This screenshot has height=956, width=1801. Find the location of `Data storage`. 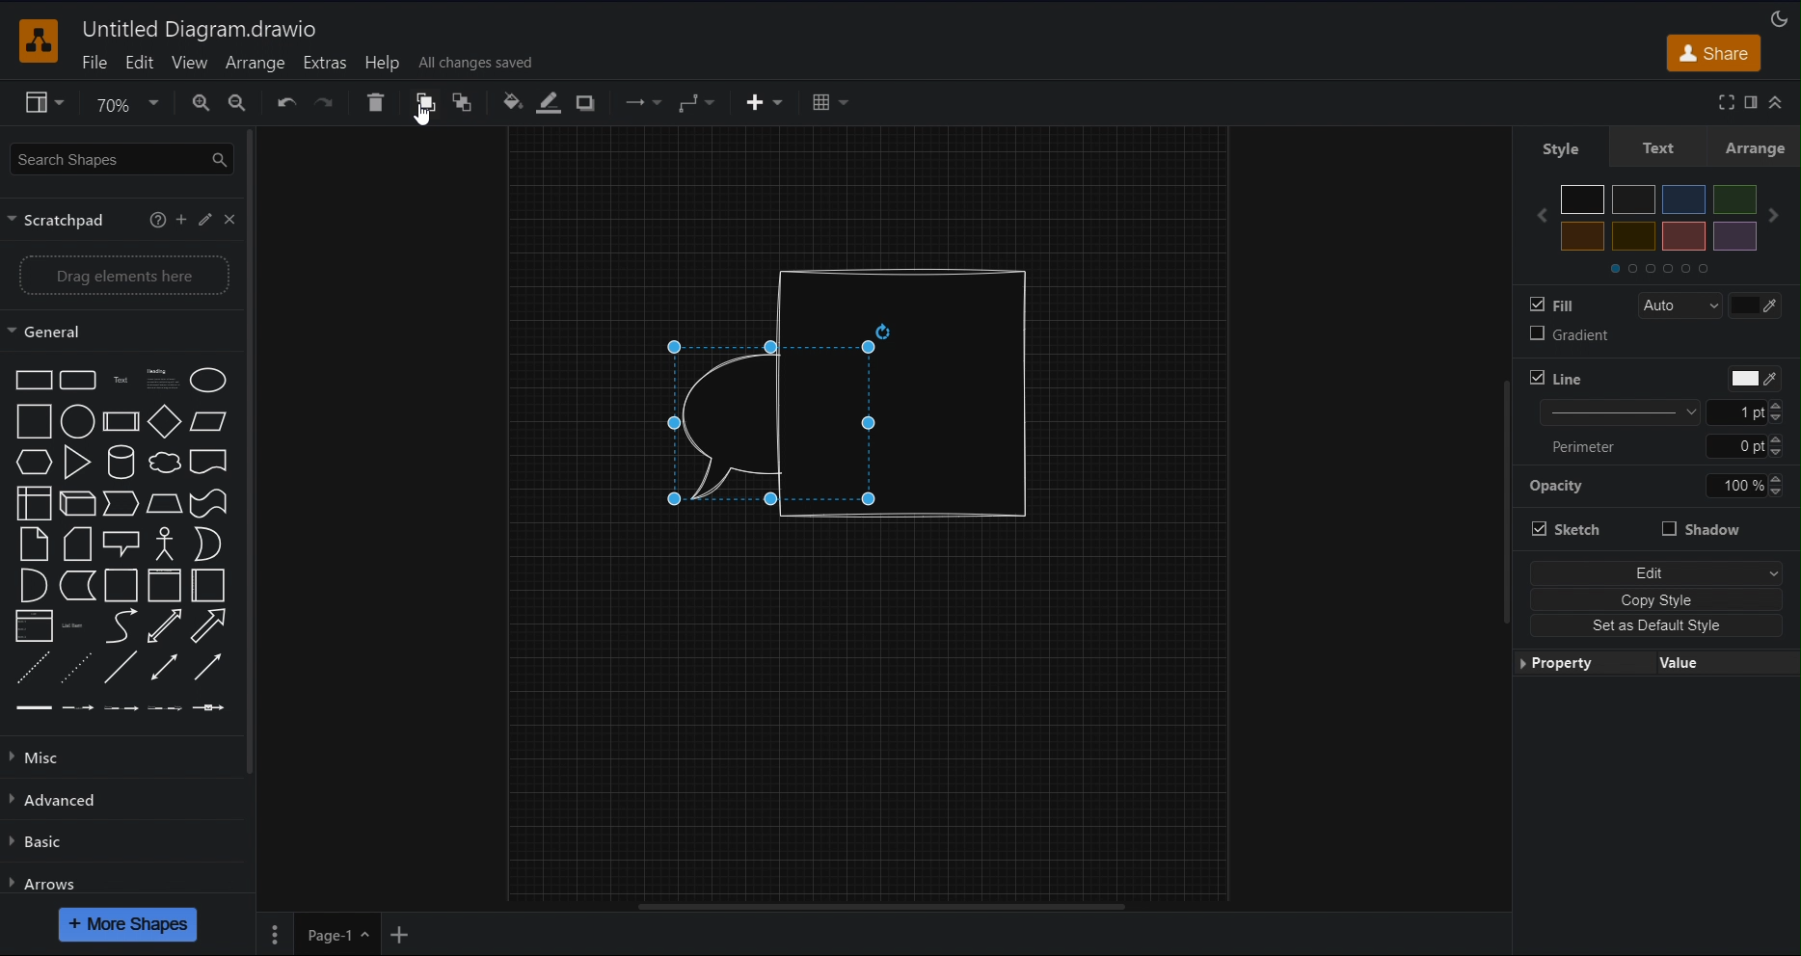

Data storage is located at coordinates (77, 586).